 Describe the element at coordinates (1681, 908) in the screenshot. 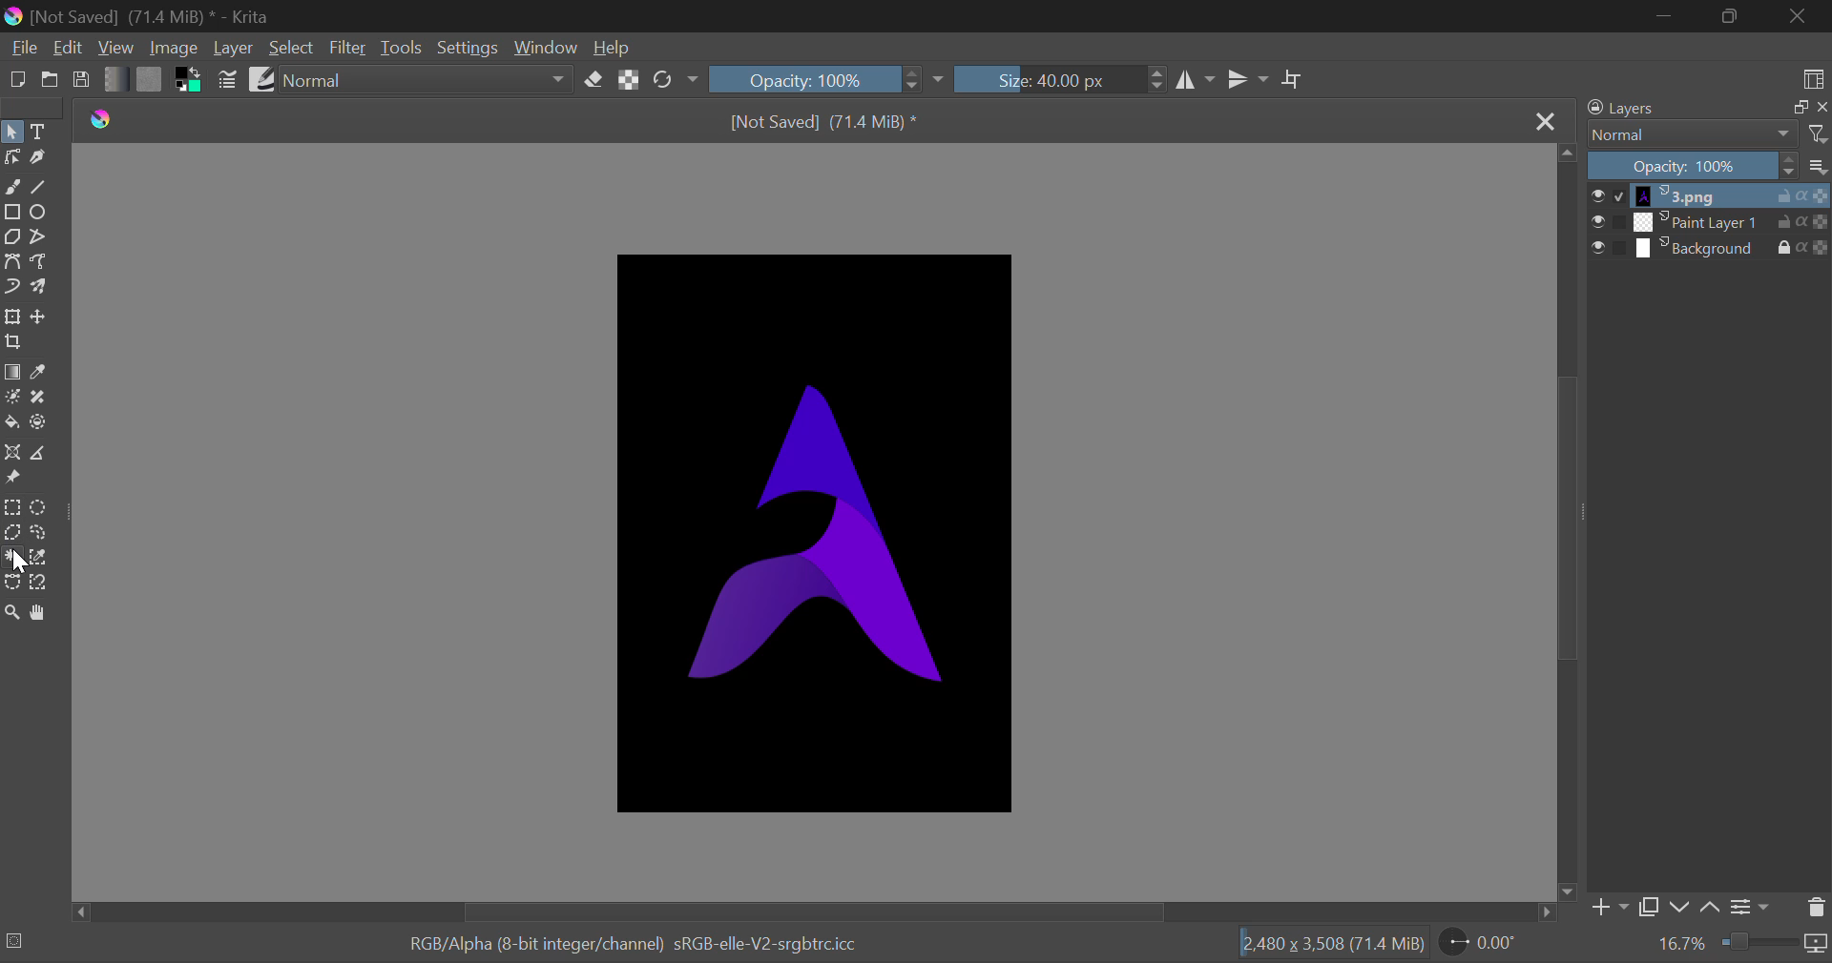

I see `down Movement of Layer` at that location.